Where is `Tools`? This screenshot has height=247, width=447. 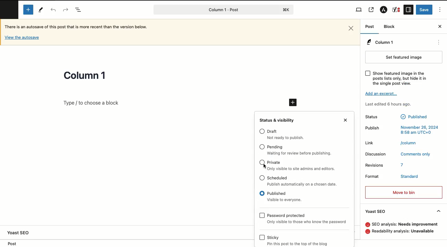
Tools is located at coordinates (42, 11).